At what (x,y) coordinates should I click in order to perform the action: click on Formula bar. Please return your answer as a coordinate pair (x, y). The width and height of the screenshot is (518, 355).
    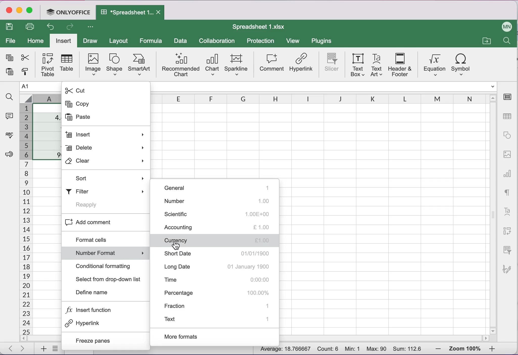
    Looking at the image, I should click on (324, 87).